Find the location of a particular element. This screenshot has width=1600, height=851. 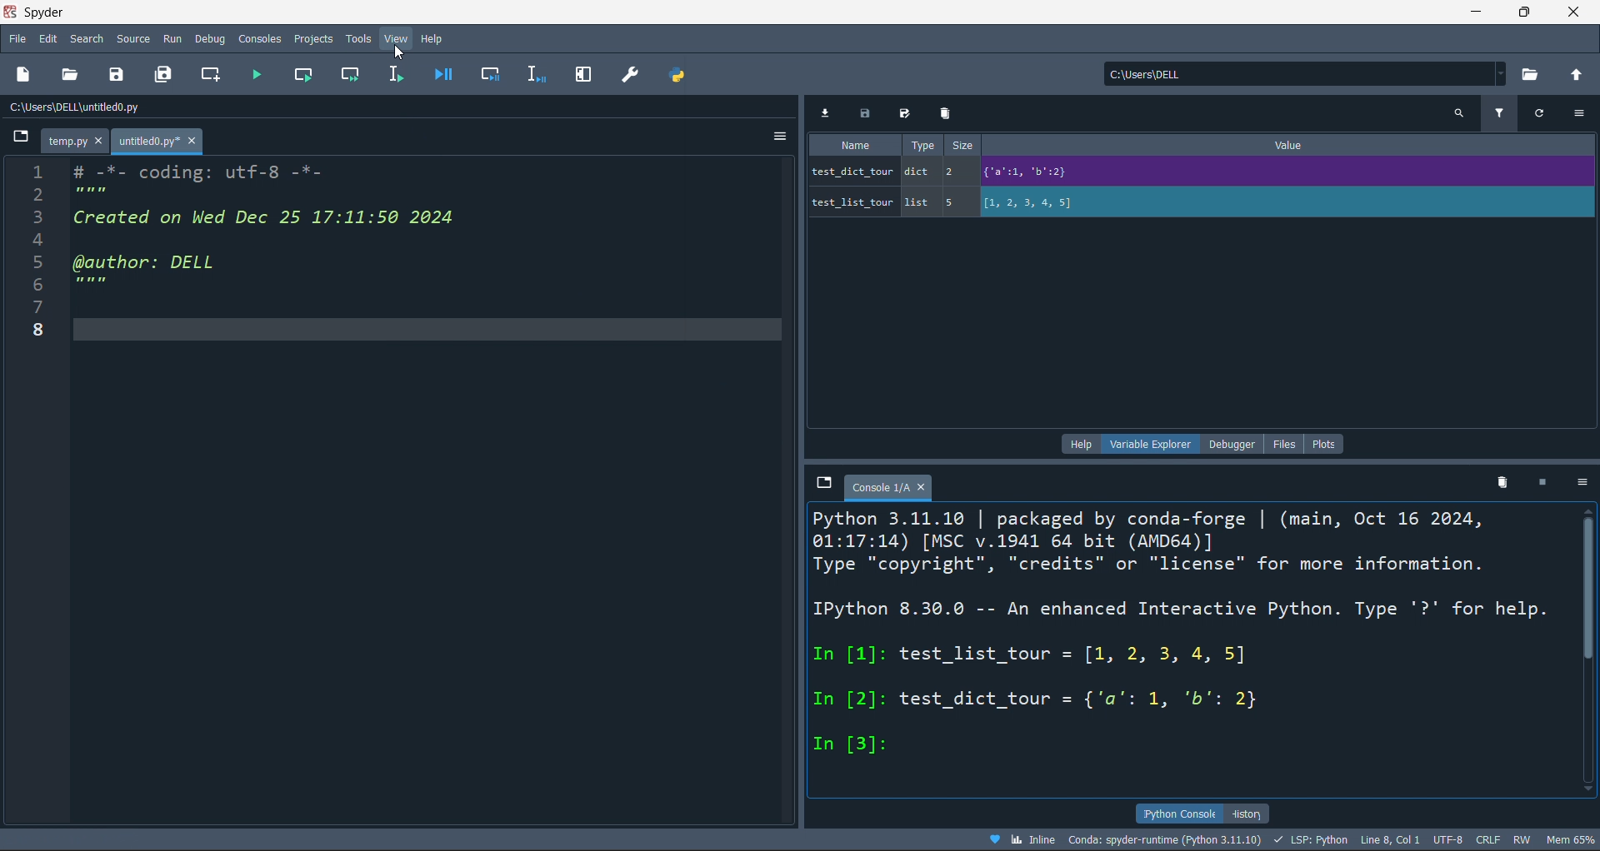

view is located at coordinates (394, 37).